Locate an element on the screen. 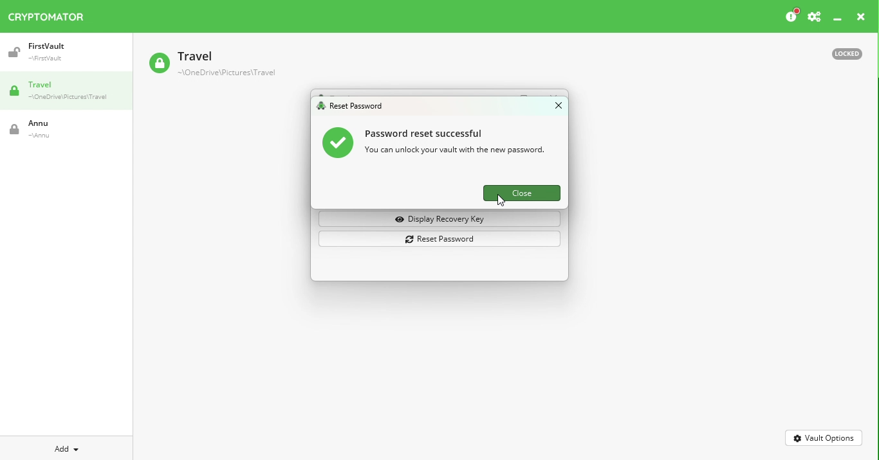 The width and height of the screenshot is (879, 460). Close is located at coordinates (553, 108).